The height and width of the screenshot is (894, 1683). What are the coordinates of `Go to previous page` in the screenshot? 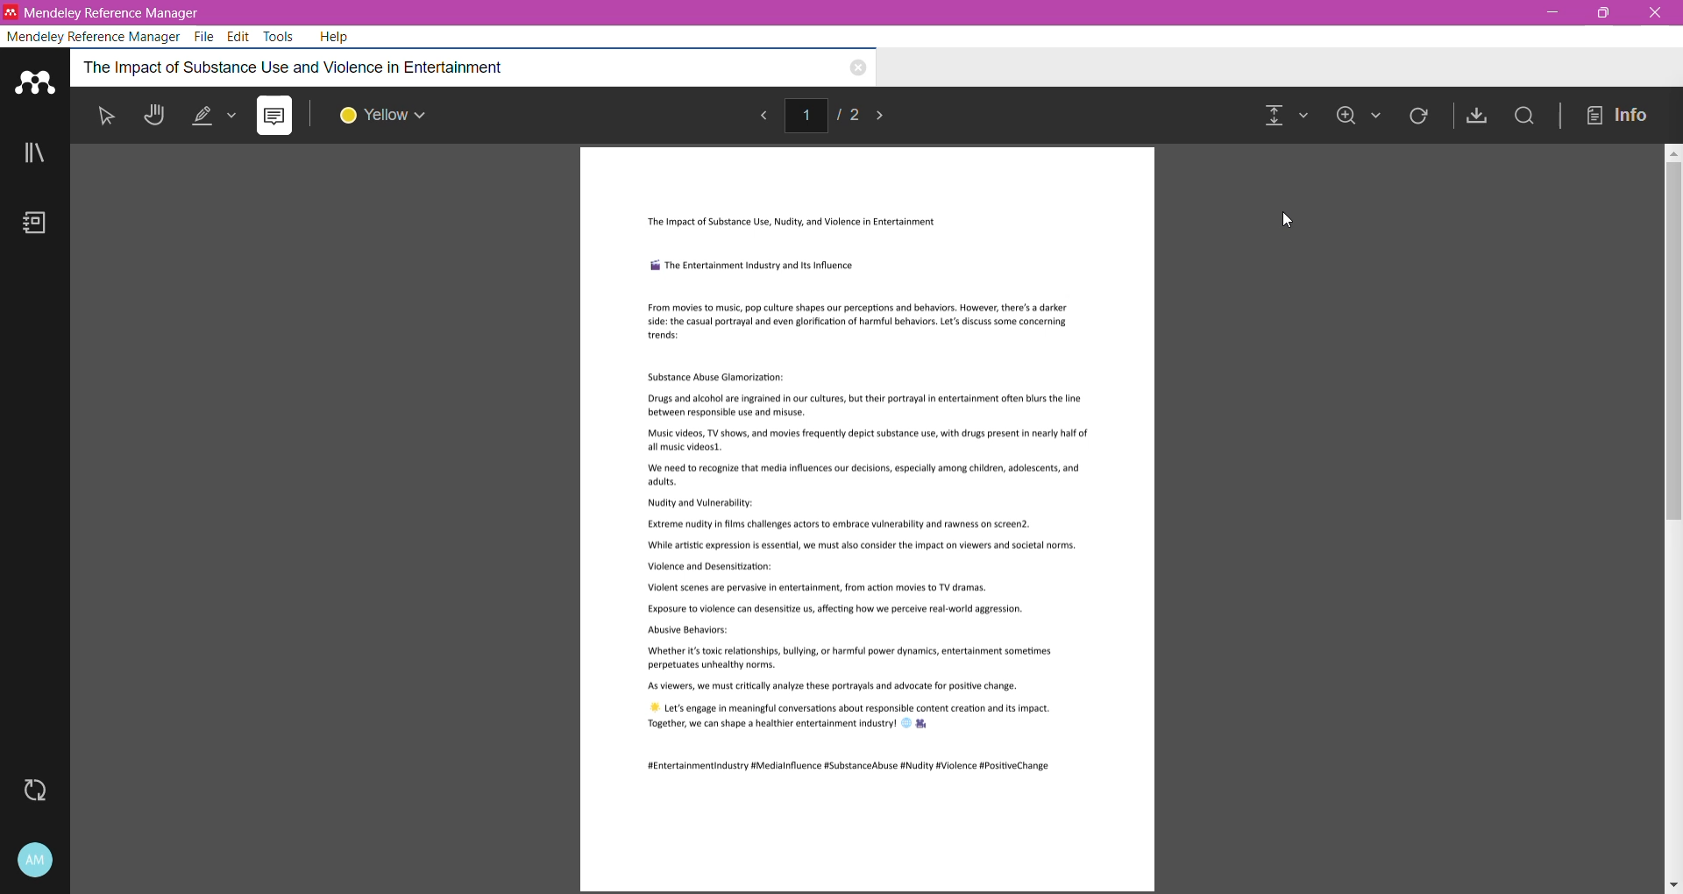 It's located at (769, 116).